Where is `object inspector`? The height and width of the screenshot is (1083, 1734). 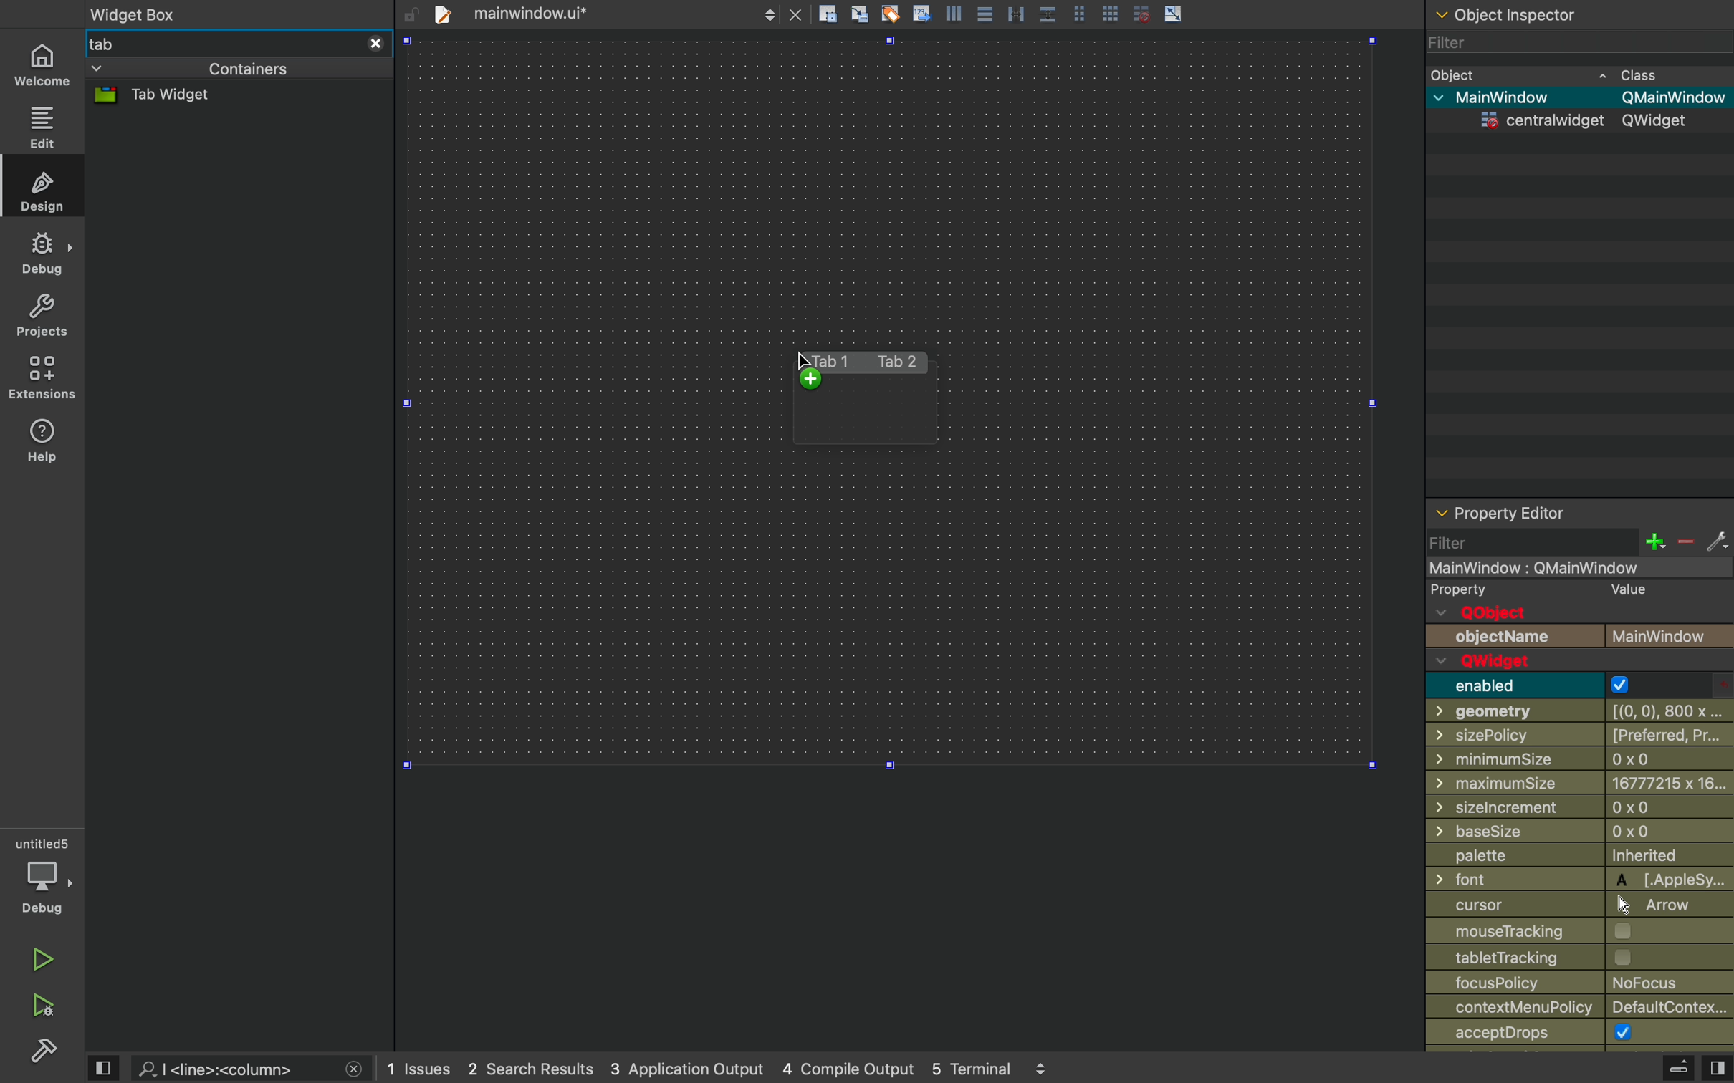 object inspector is located at coordinates (1575, 12).